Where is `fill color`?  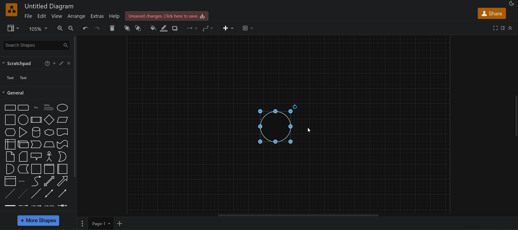
fill color is located at coordinates (153, 29).